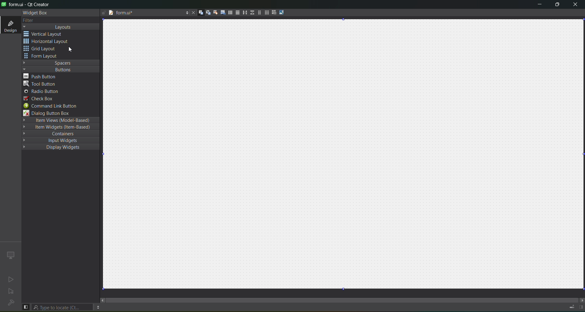  I want to click on adjust size, so click(282, 12).